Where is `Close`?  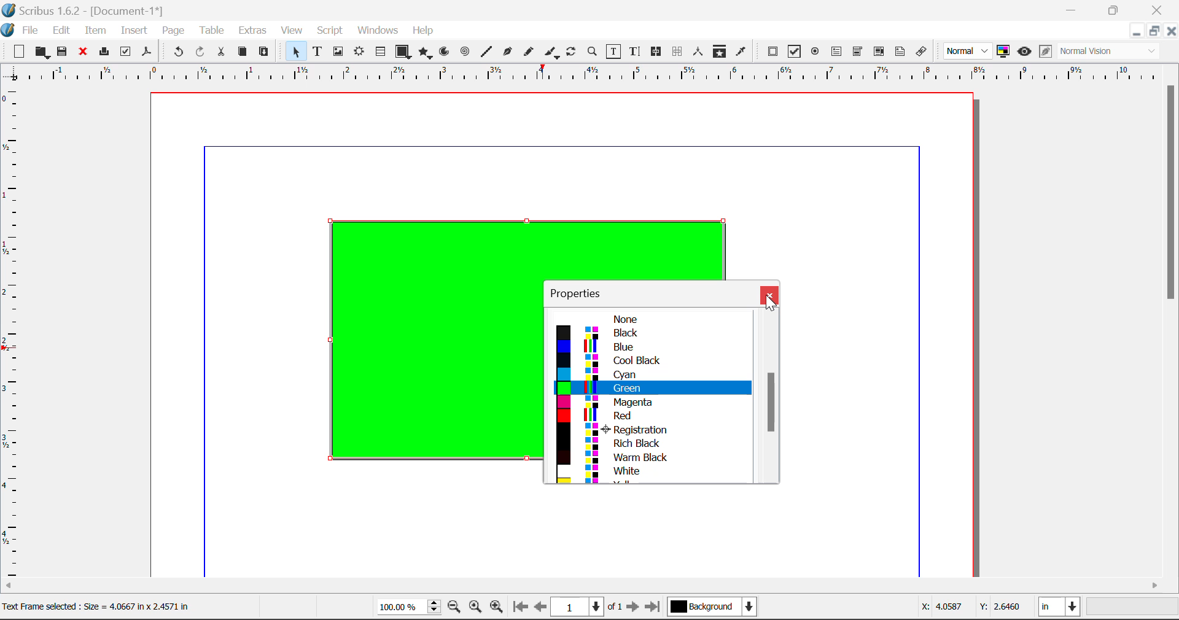 Close is located at coordinates (1158, 10).